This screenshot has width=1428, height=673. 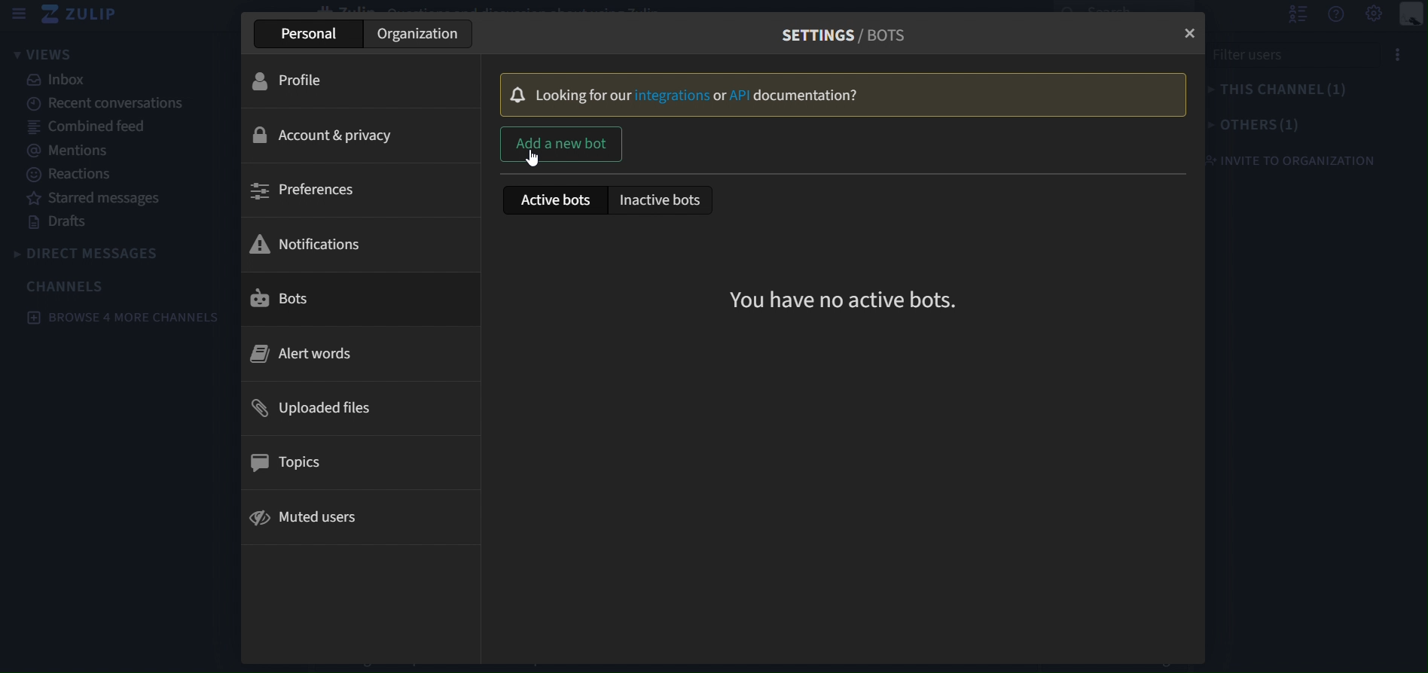 I want to click on organization, so click(x=418, y=35).